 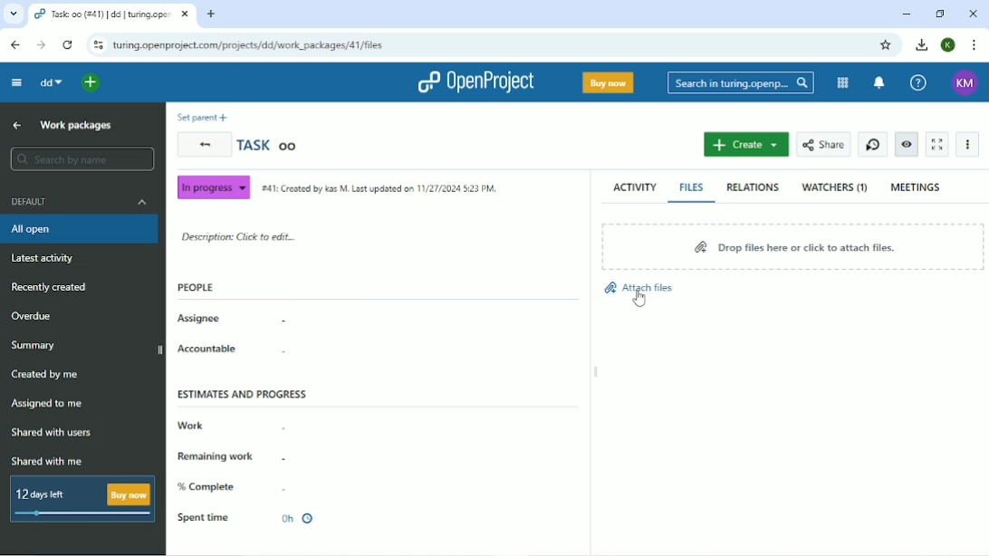 What do you see at coordinates (907, 14) in the screenshot?
I see `Minimize` at bounding box center [907, 14].